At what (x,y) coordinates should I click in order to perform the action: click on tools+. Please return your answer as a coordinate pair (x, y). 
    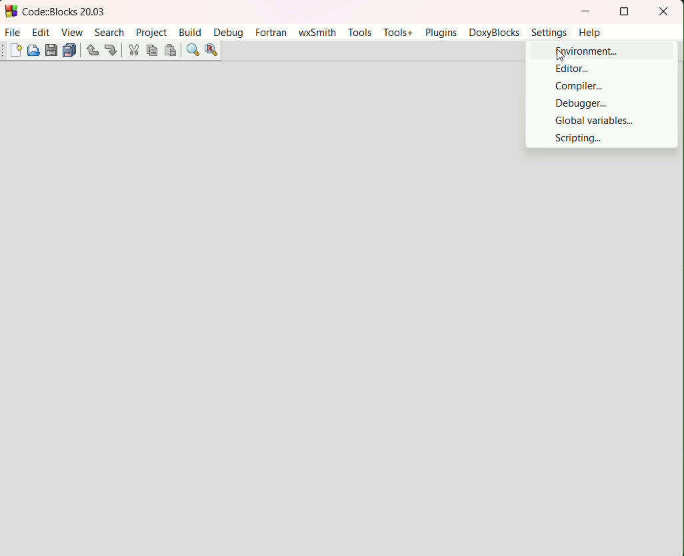
    Looking at the image, I should click on (397, 33).